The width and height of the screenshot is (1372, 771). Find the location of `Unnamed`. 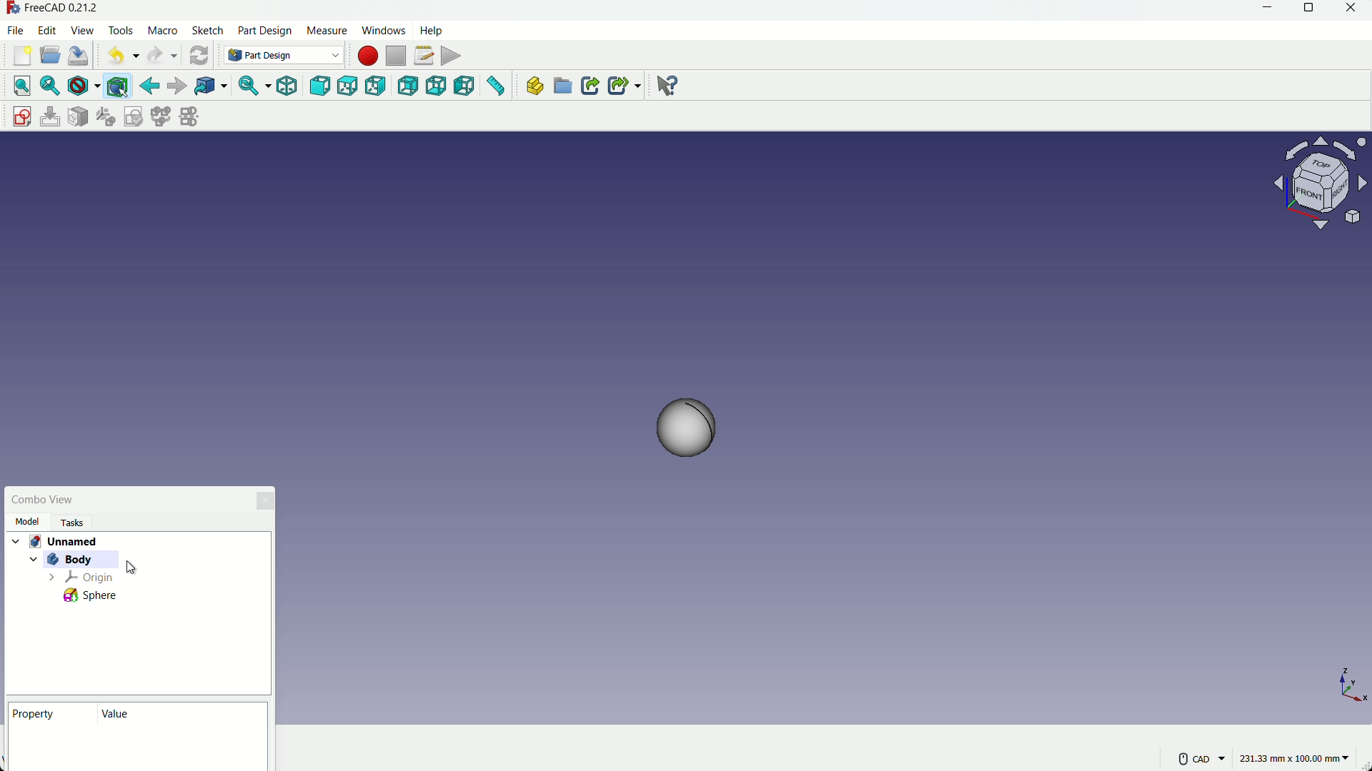

Unnamed is located at coordinates (61, 540).